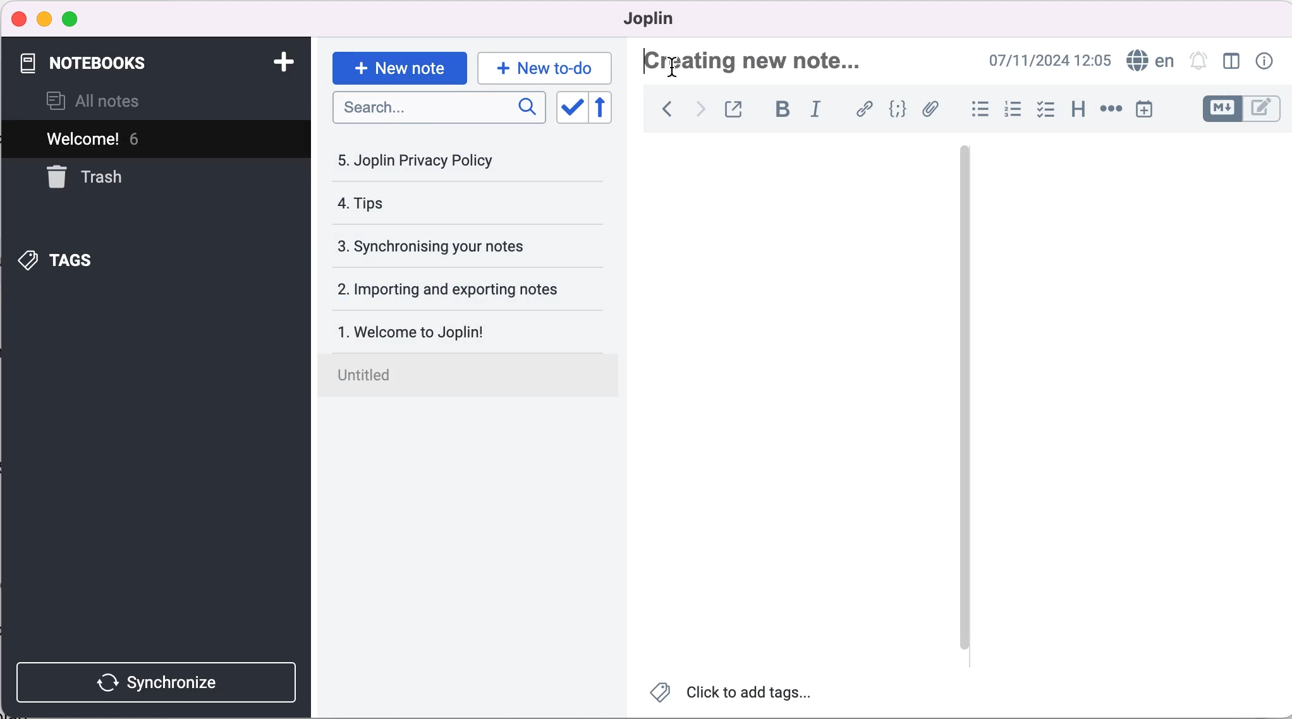 This screenshot has height=719, width=1292. I want to click on add notebook, so click(283, 63).